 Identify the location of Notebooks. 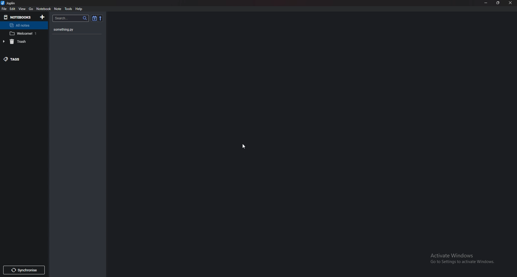
(18, 17).